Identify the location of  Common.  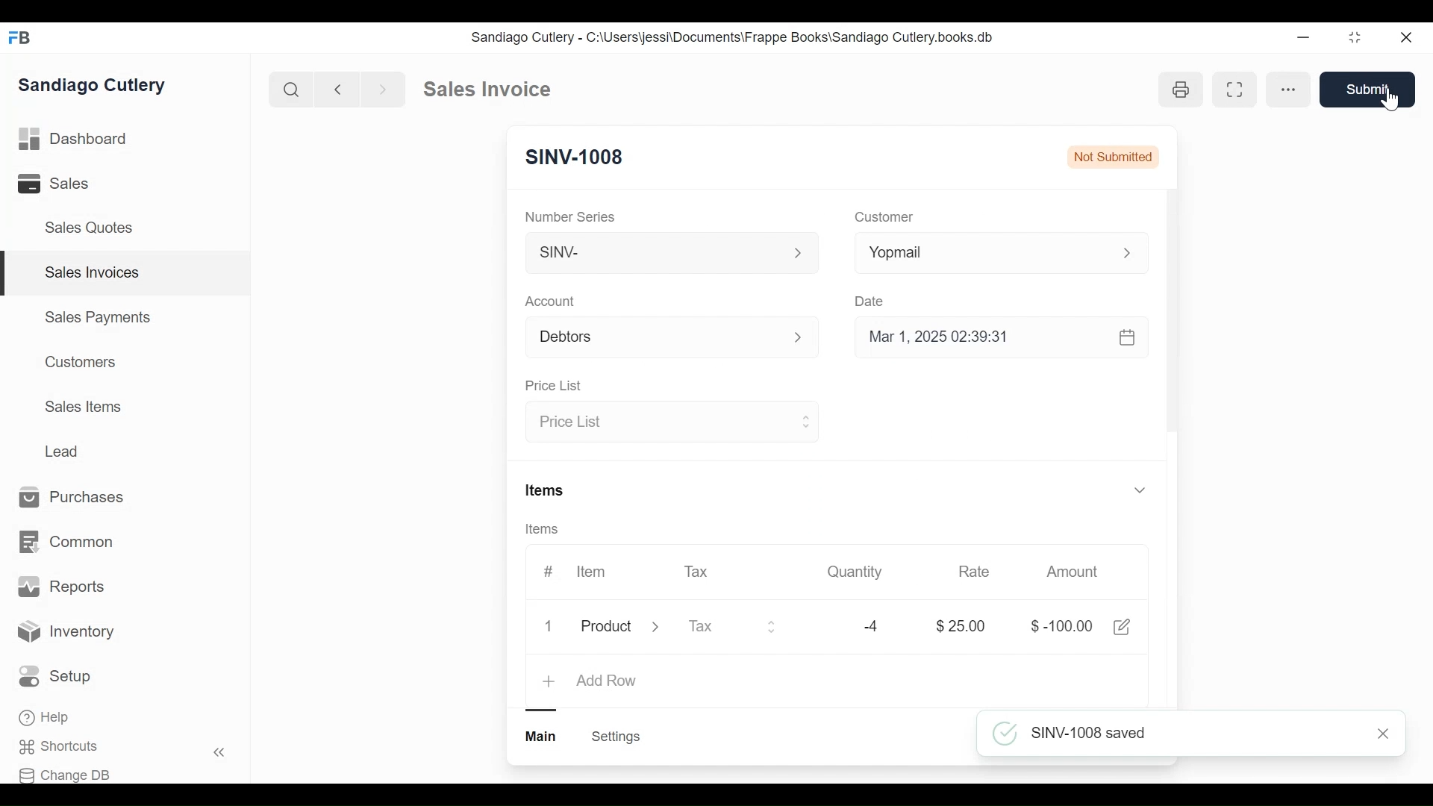
(68, 541).